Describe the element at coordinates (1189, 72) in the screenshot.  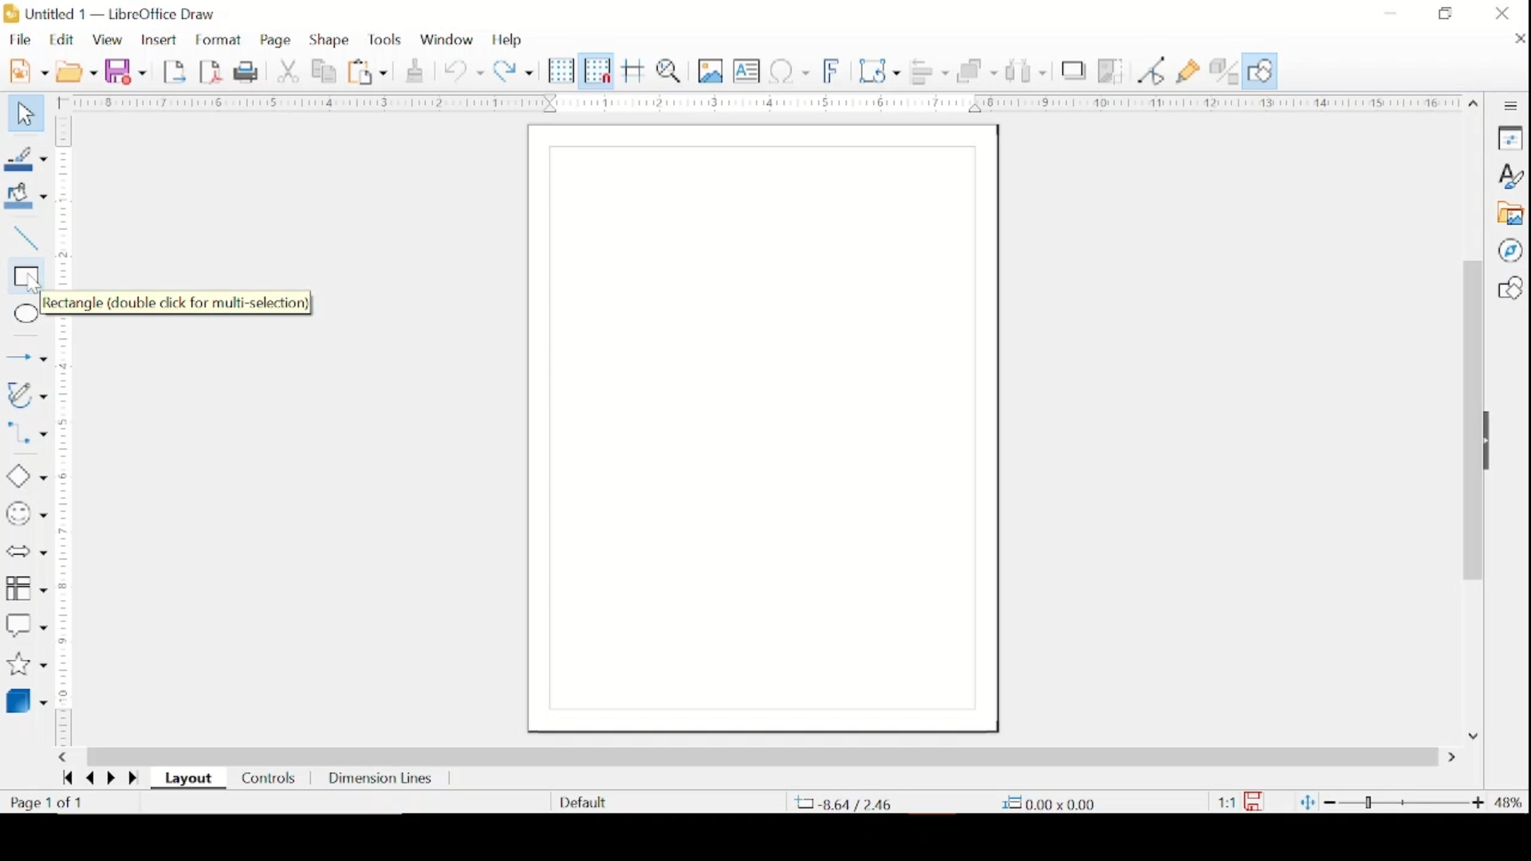
I see `show draw functions` at that location.